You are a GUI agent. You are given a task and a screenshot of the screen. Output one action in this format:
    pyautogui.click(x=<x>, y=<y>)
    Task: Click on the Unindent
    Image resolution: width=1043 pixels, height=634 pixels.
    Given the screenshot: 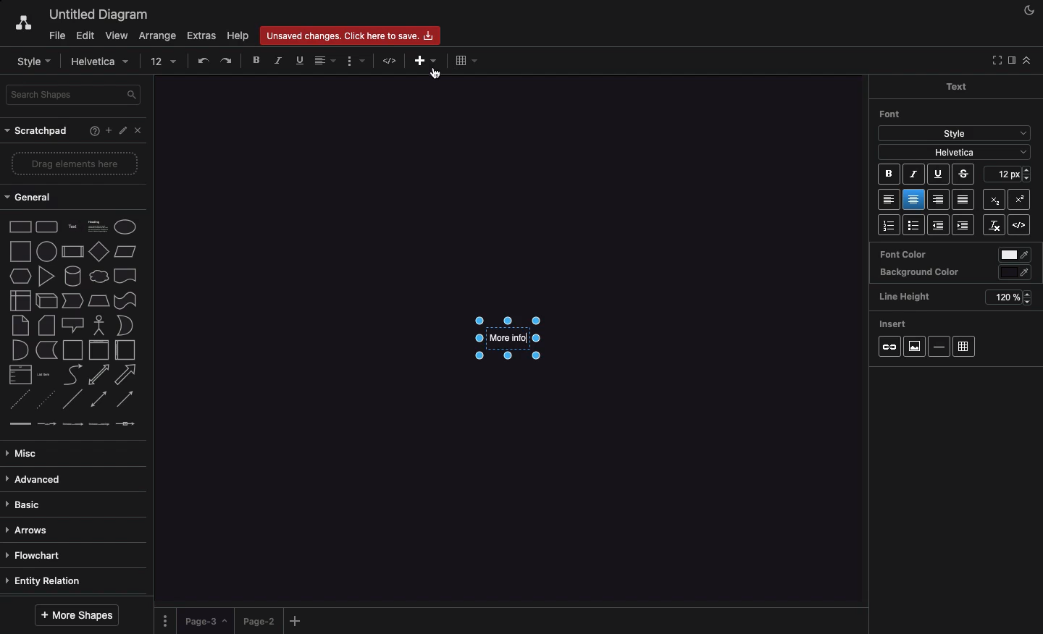 What is the action you would take?
    pyautogui.click(x=940, y=225)
    